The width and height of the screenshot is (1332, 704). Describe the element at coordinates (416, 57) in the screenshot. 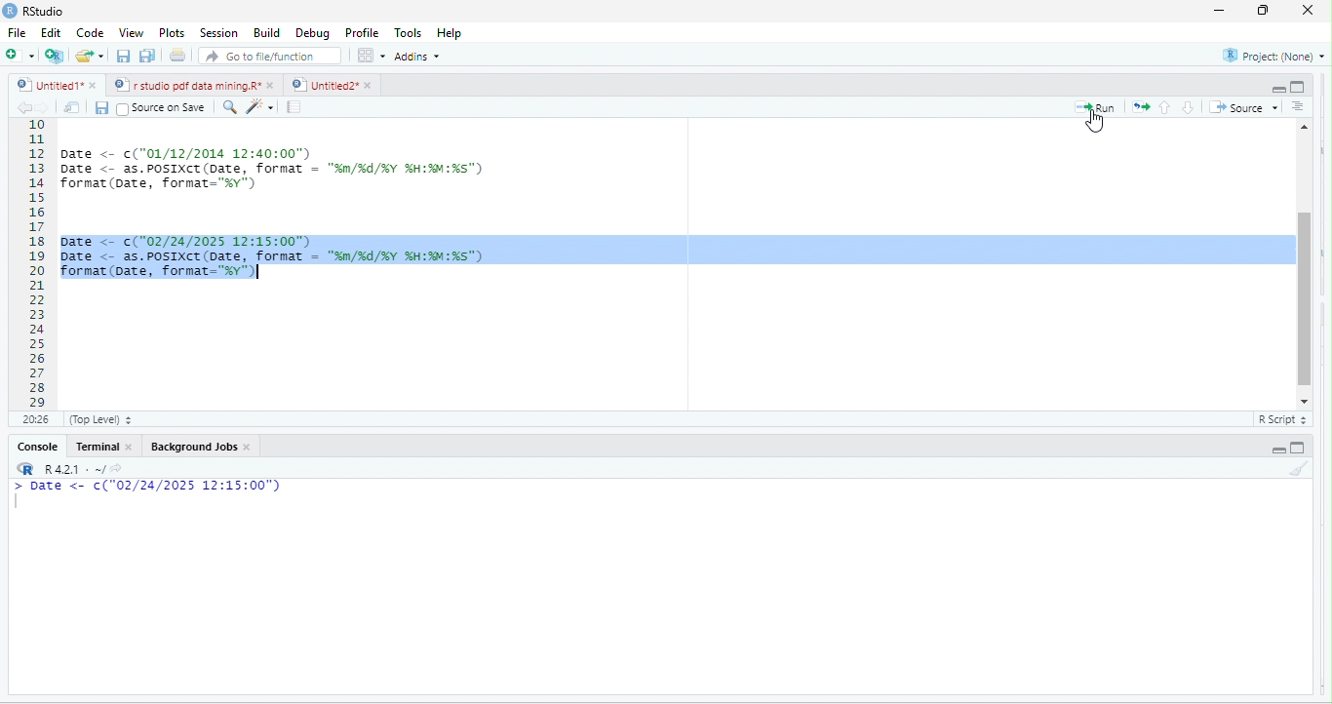

I see `addins` at that location.